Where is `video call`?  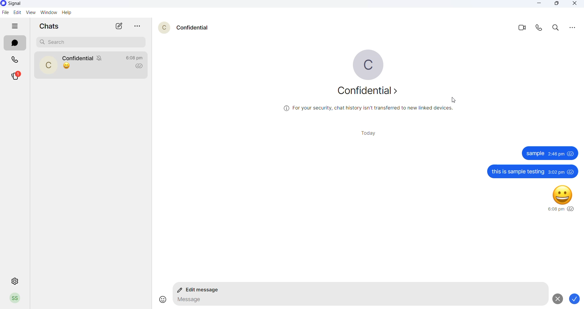 video call is located at coordinates (519, 28).